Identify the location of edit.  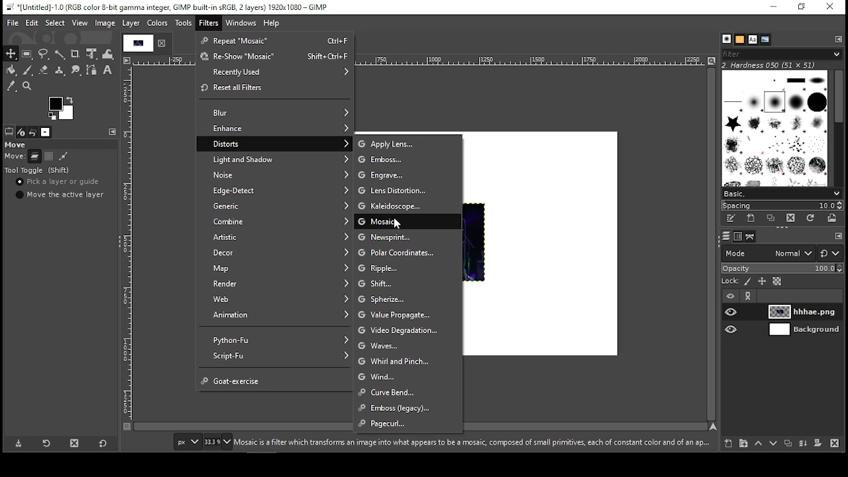
(32, 23).